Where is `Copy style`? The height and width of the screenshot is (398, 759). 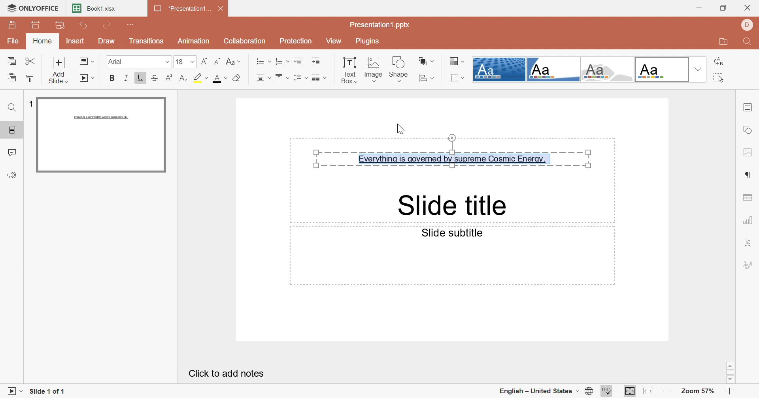 Copy style is located at coordinates (31, 78).